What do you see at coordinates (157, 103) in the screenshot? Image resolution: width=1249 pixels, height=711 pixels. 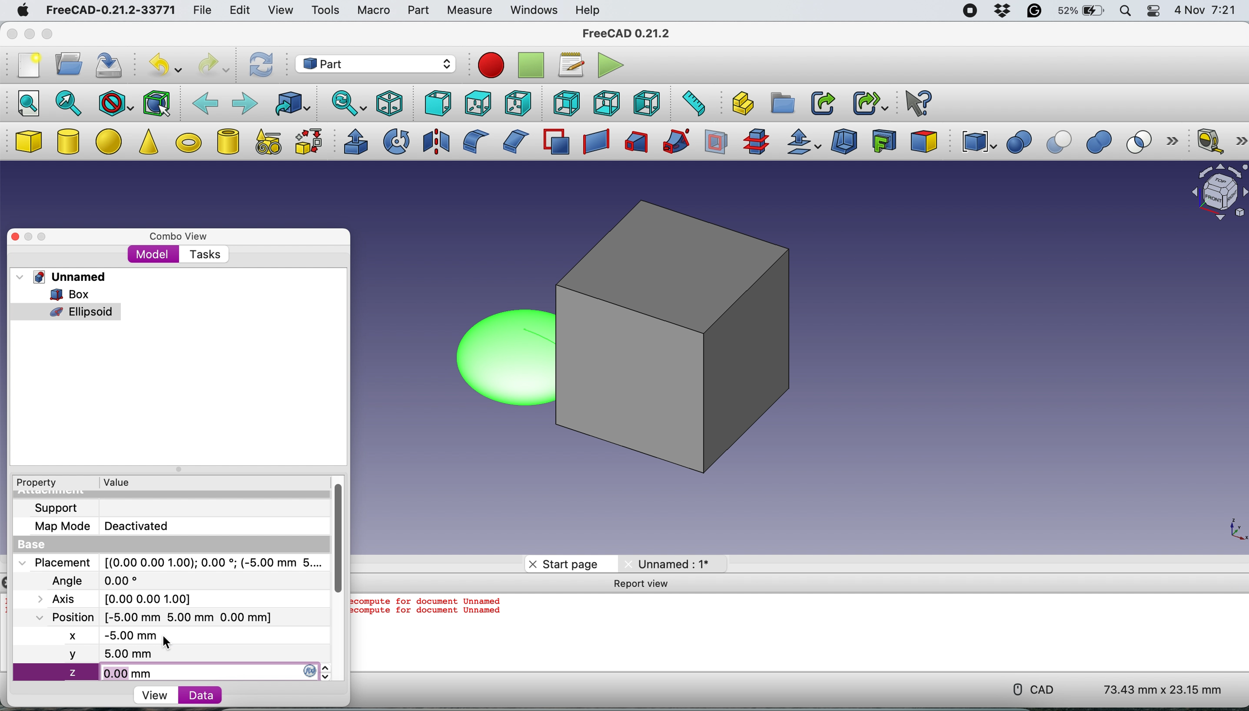 I see `bounding box` at bounding box center [157, 103].